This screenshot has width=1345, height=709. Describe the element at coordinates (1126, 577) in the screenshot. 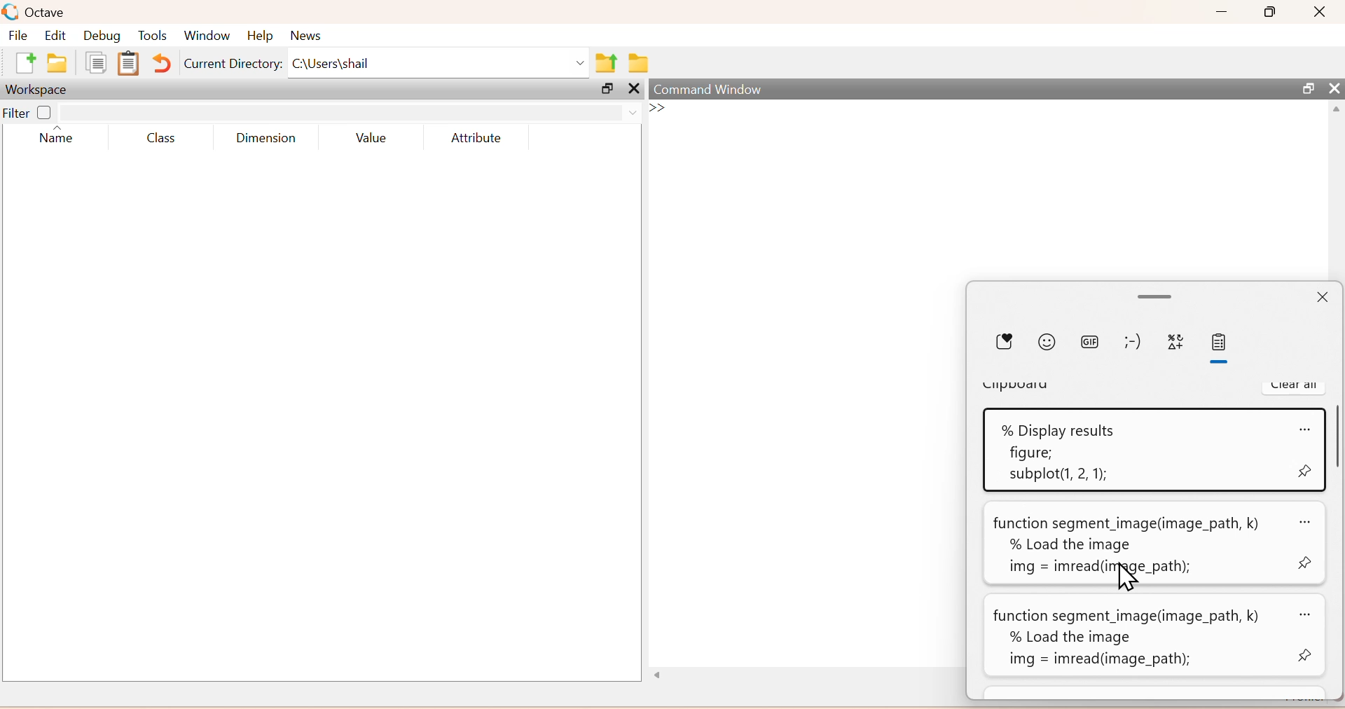

I see `ursor` at that location.